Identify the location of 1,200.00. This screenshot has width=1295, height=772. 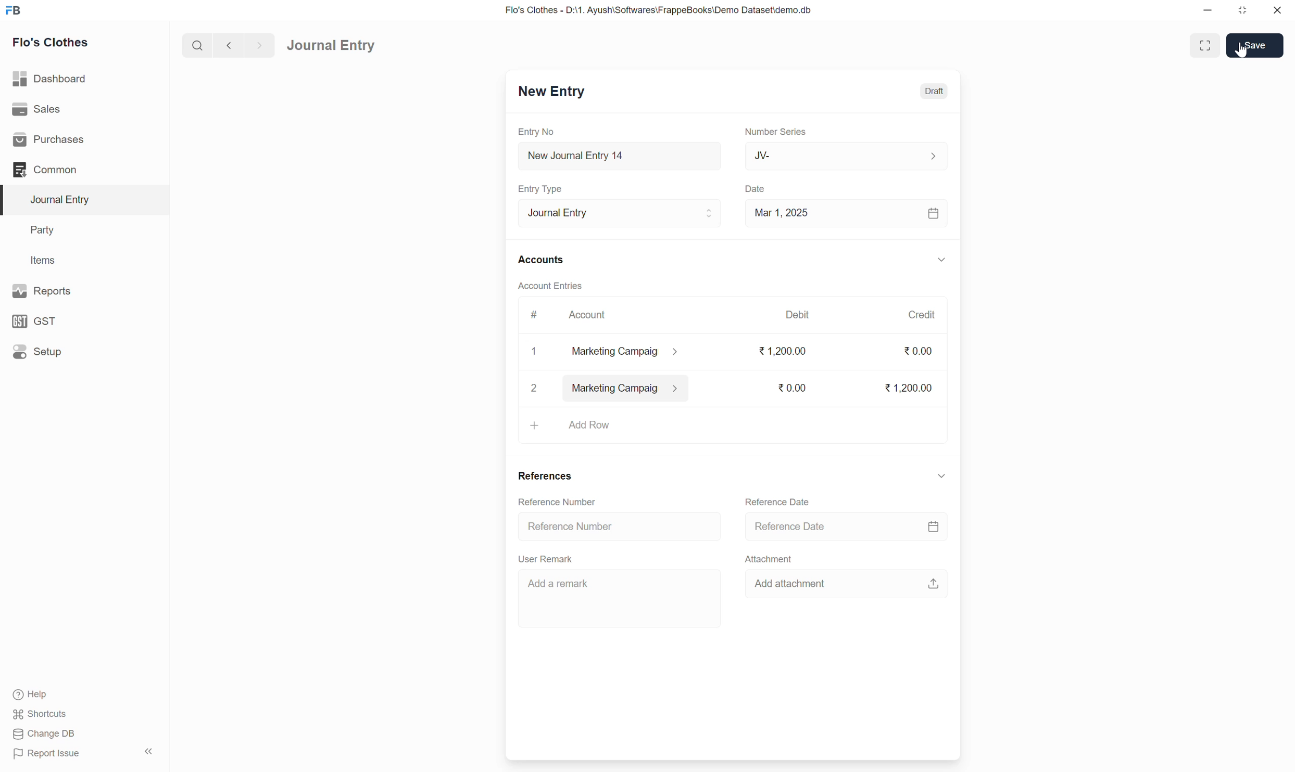
(908, 388).